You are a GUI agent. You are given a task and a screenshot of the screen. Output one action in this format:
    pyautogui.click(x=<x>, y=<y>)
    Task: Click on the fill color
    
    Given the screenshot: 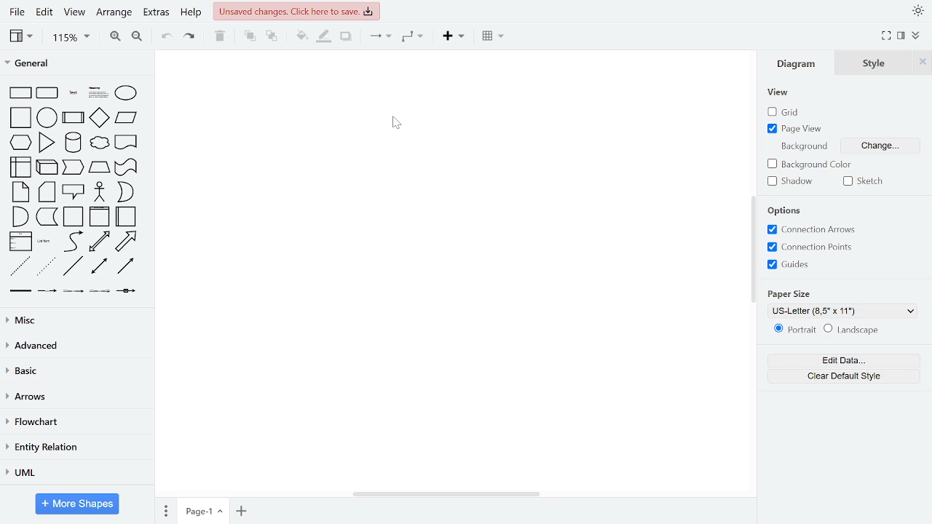 What is the action you would take?
    pyautogui.click(x=301, y=36)
    